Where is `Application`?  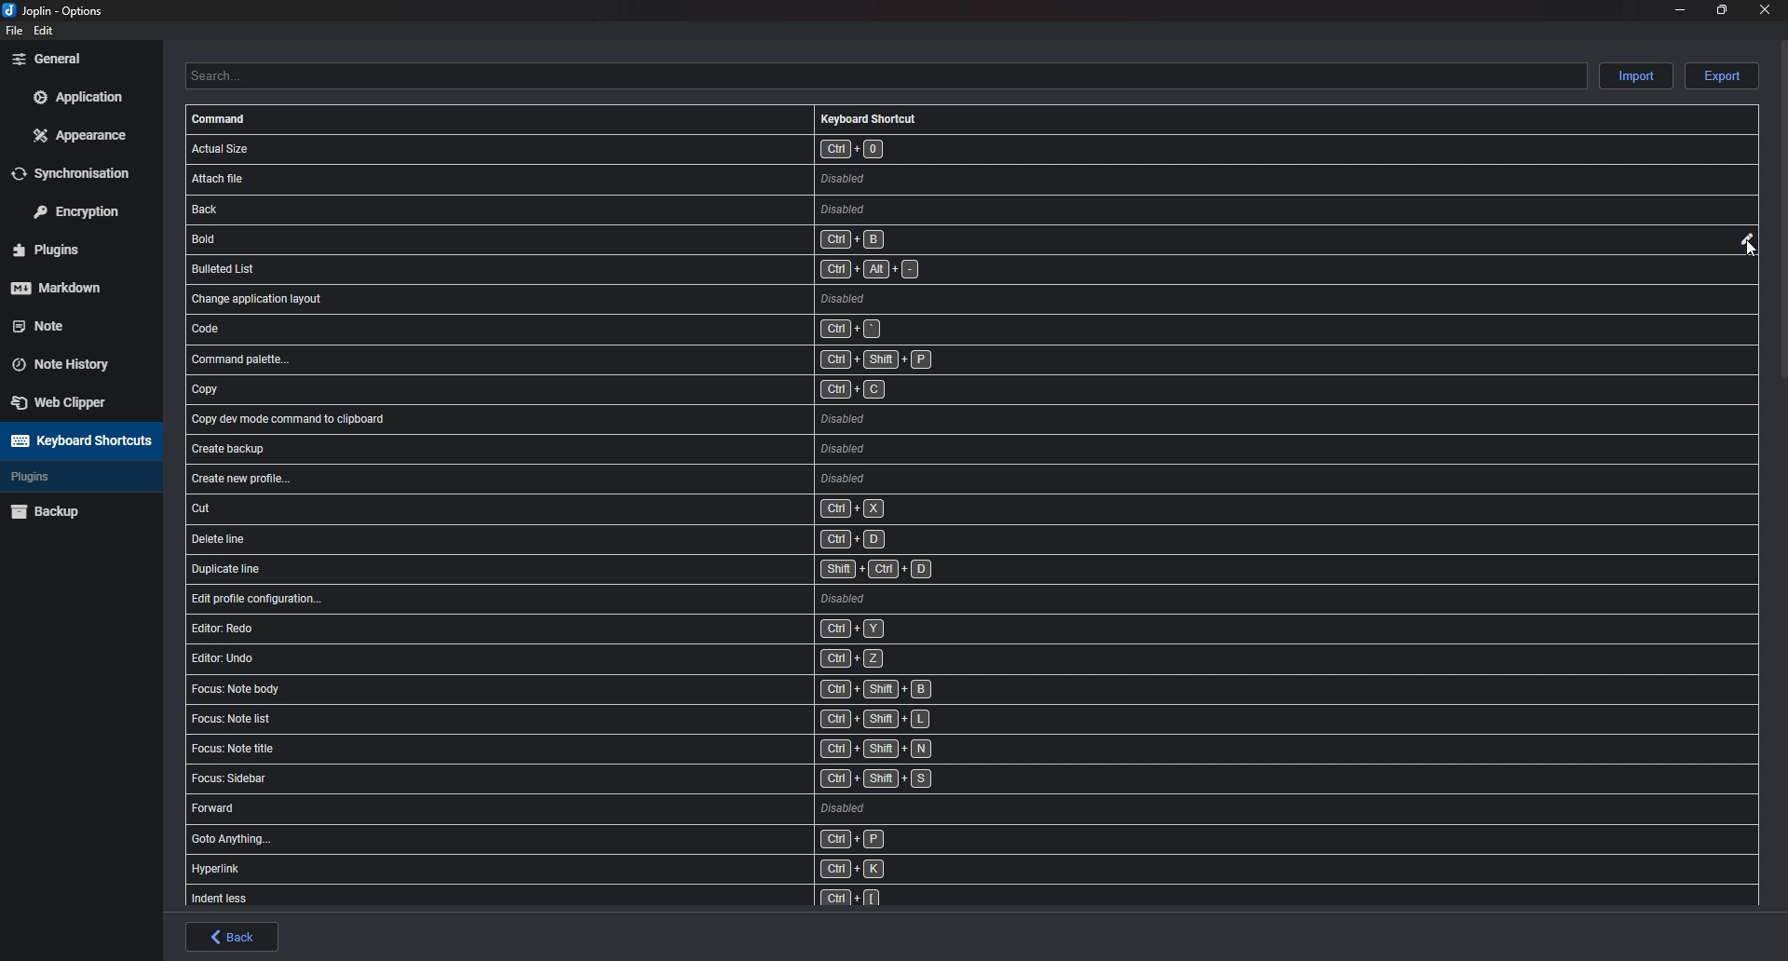 Application is located at coordinates (77, 97).